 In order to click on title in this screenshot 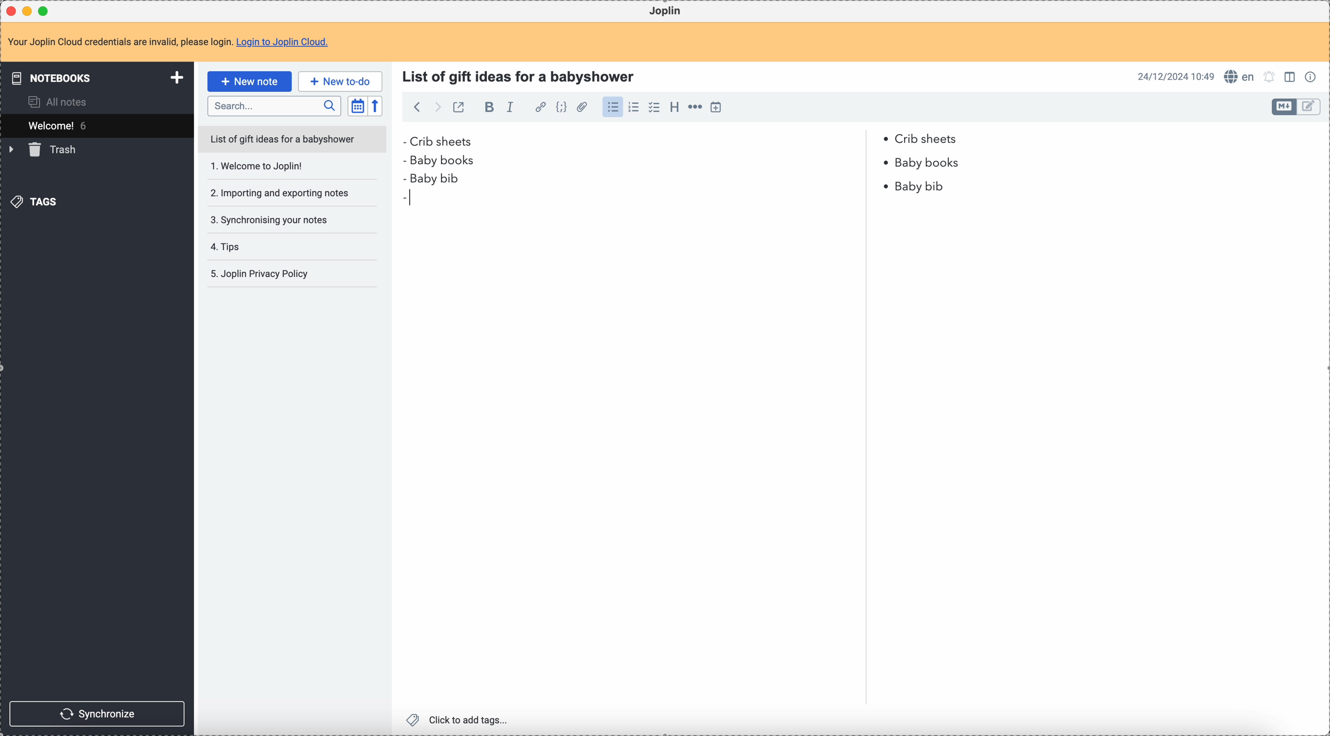, I will do `click(521, 75)`.